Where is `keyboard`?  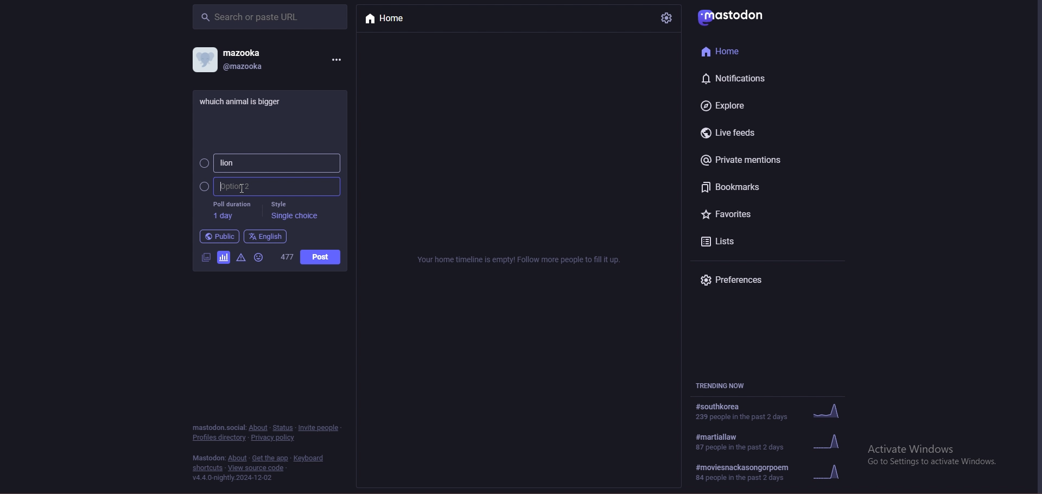 keyboard is located at coordinates (310, 458).